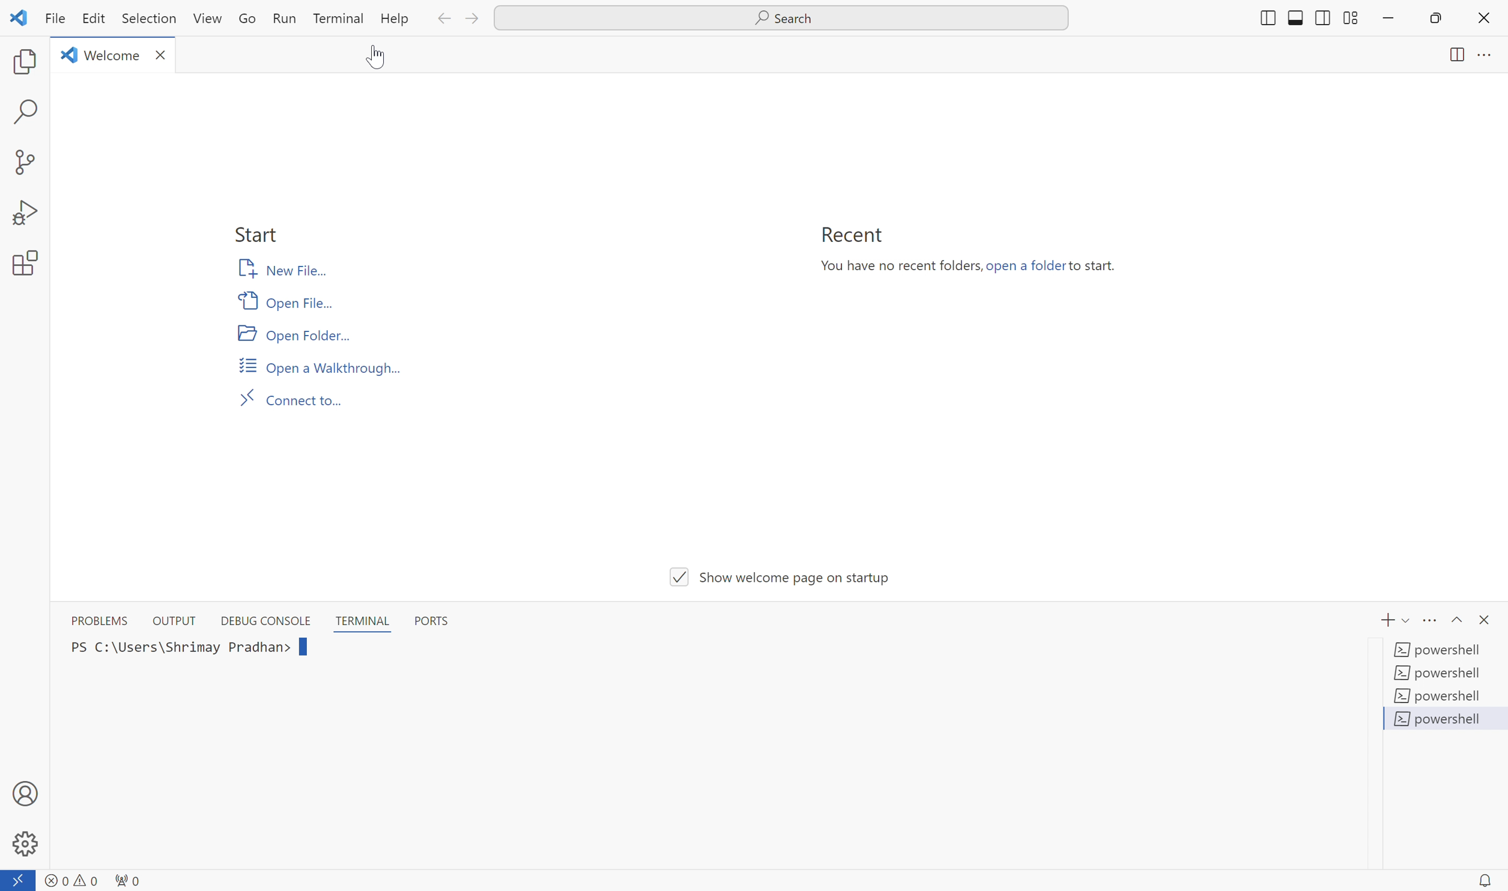  Describe the element at coordinates (19, 17) in the screenshot. I see `icon` at that location.